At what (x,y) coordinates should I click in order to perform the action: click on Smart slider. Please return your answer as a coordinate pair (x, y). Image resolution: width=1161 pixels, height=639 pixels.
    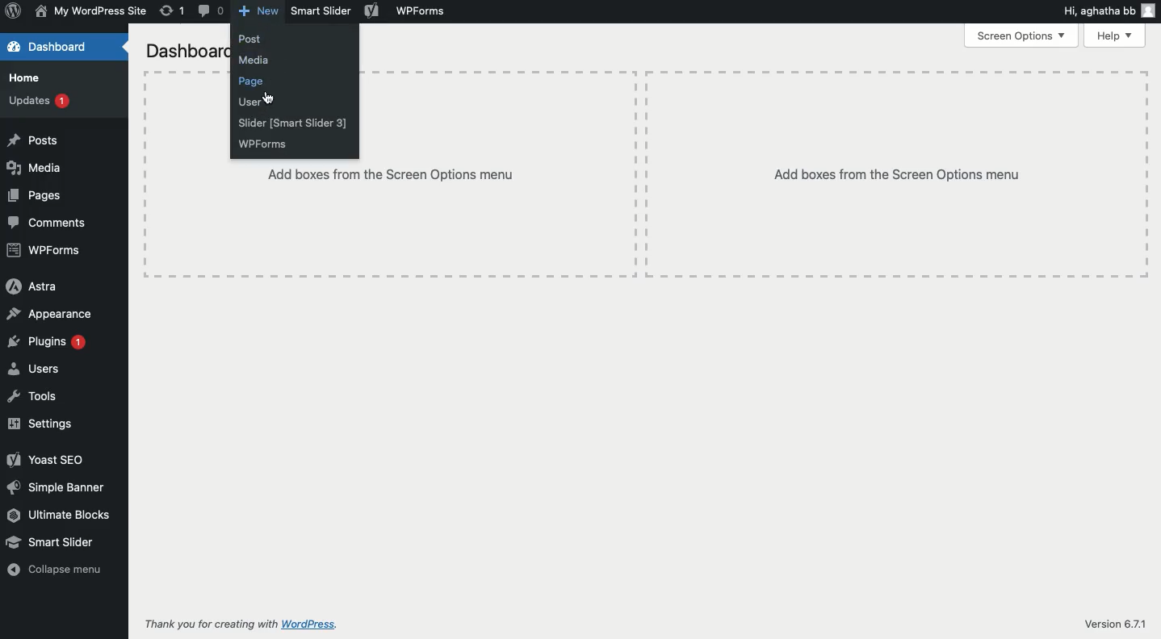
    Looking at the image, I should click on (50, 544).